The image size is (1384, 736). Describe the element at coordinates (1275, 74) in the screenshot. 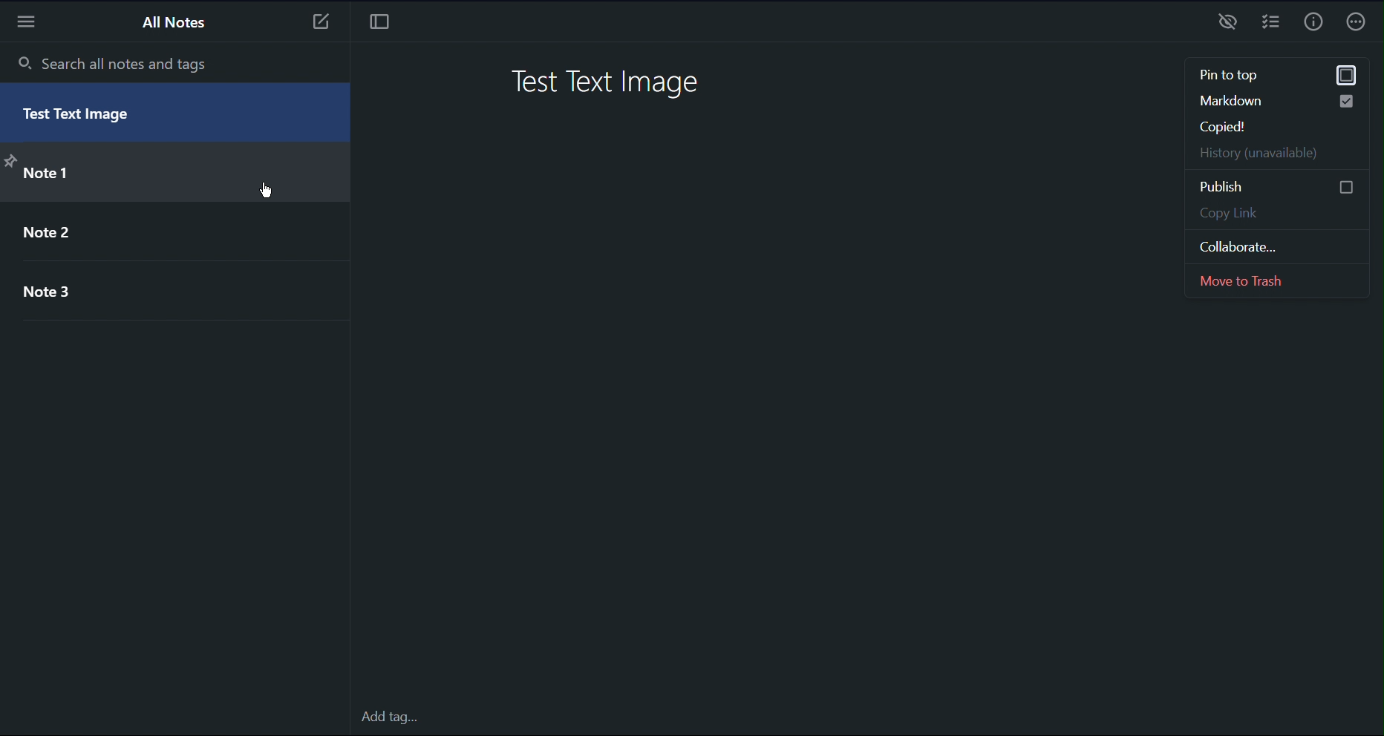

I see `pin to top` at that location.